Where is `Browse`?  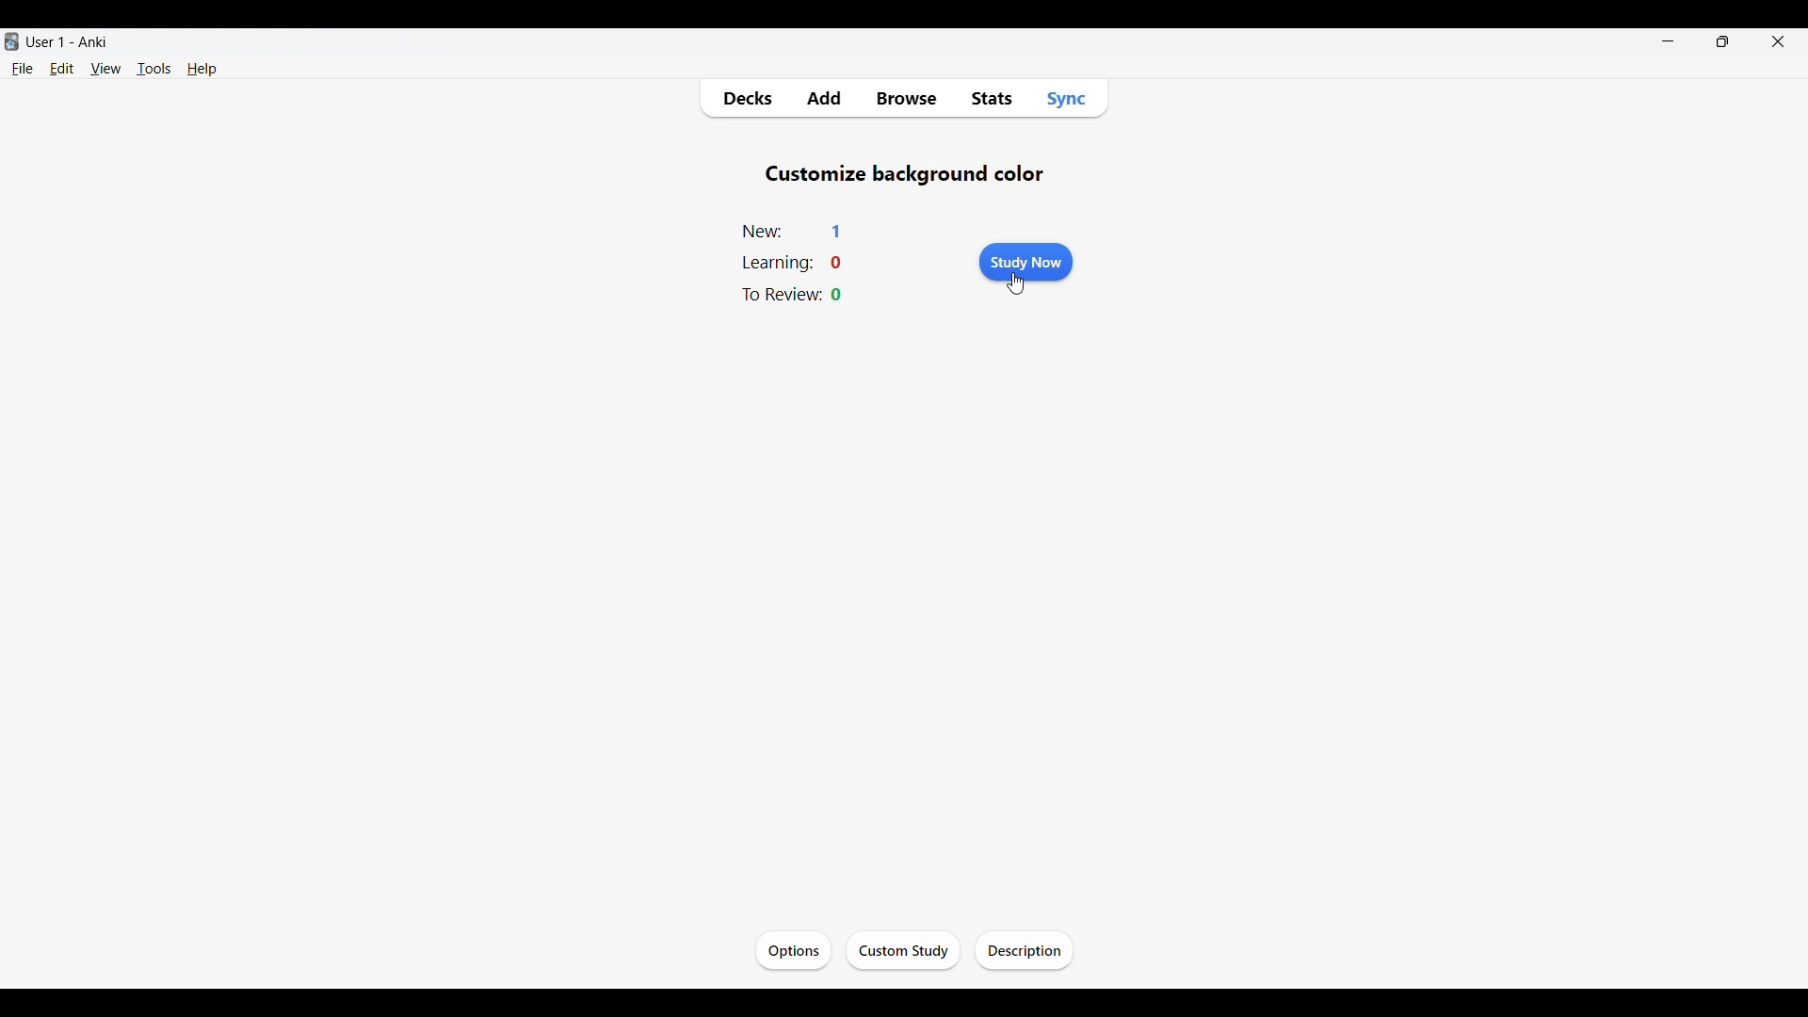
Browse is located at coordinates (905, 99).